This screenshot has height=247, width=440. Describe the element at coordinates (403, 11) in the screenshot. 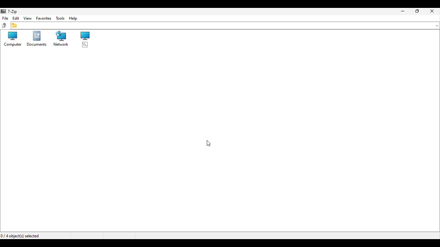

I see `Minimize` at that location.